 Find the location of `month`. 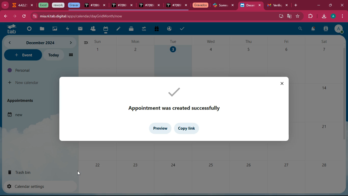

month is located at coordinates (31, 43).